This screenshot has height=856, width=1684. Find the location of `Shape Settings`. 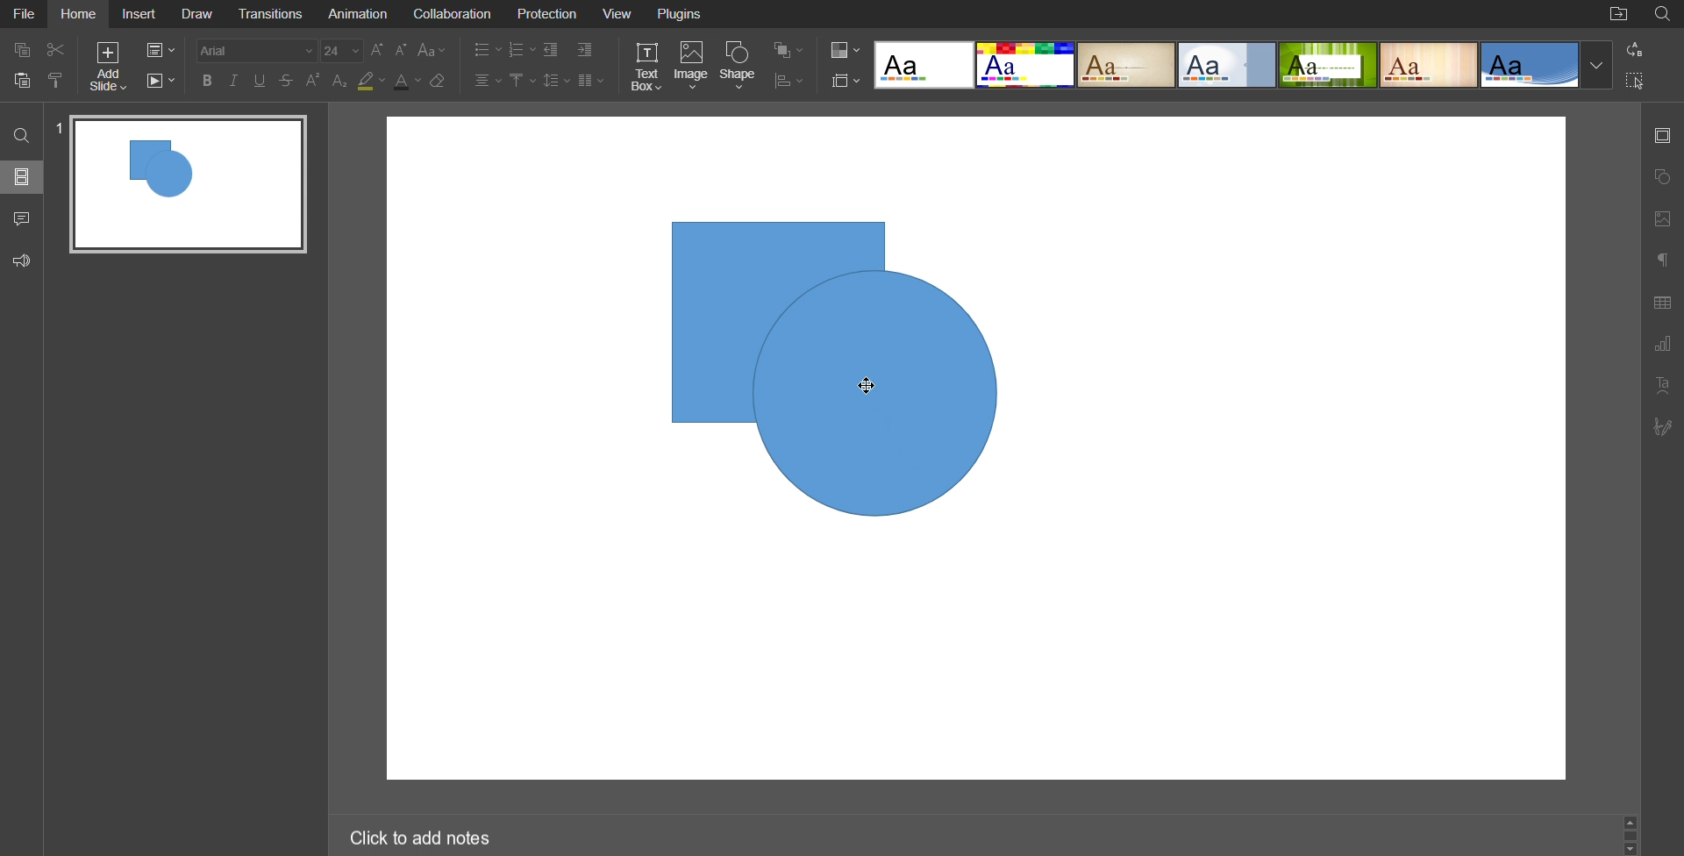

Shape Settings is located at coordinates (1663, 178).